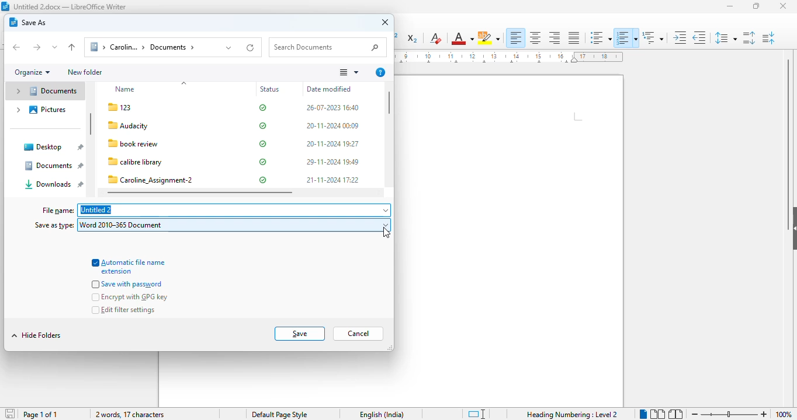  What do you see at coordinates (756, 5) in the screenshot?
I see `maximize` at bounding box center [756, 5].